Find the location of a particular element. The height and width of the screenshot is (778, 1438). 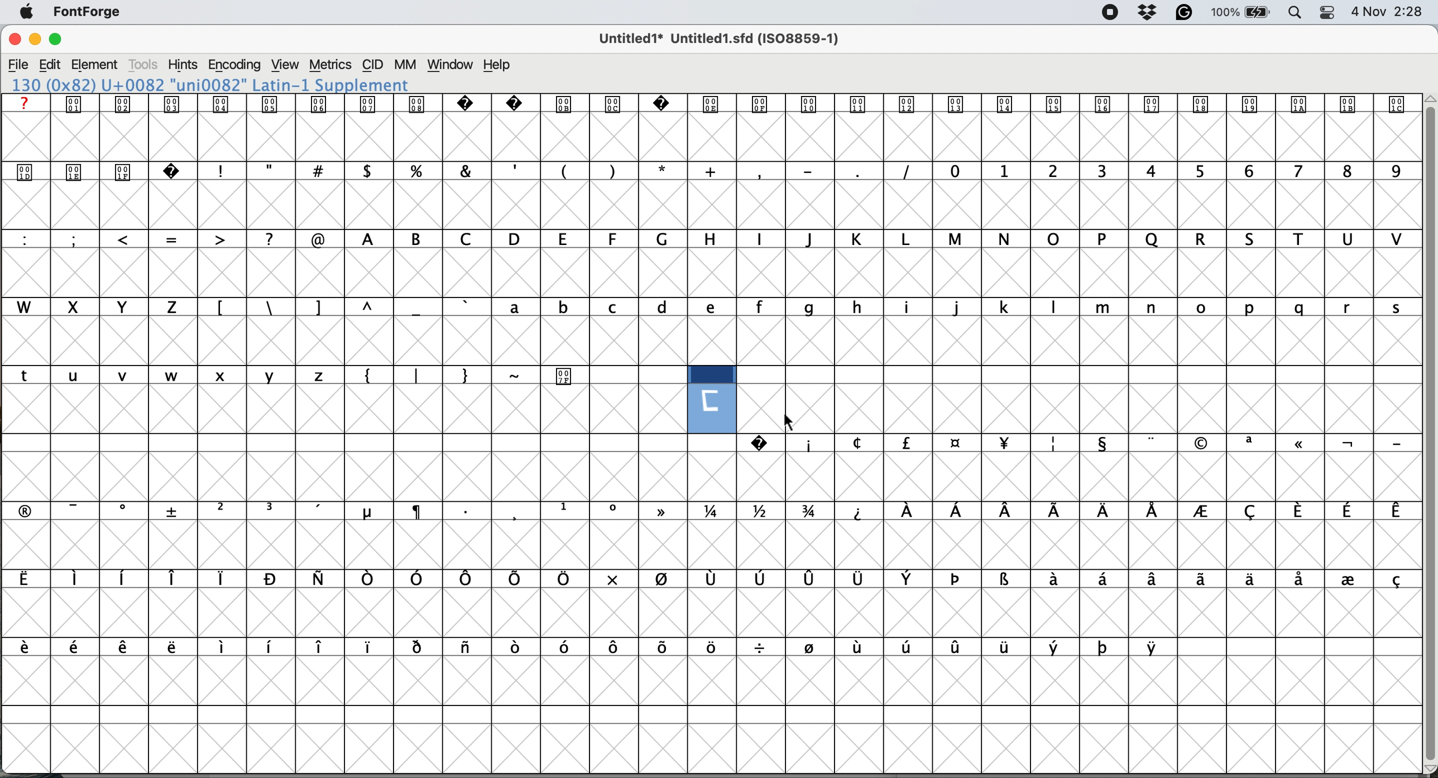

glyph added is located at coordinates (713, 399).